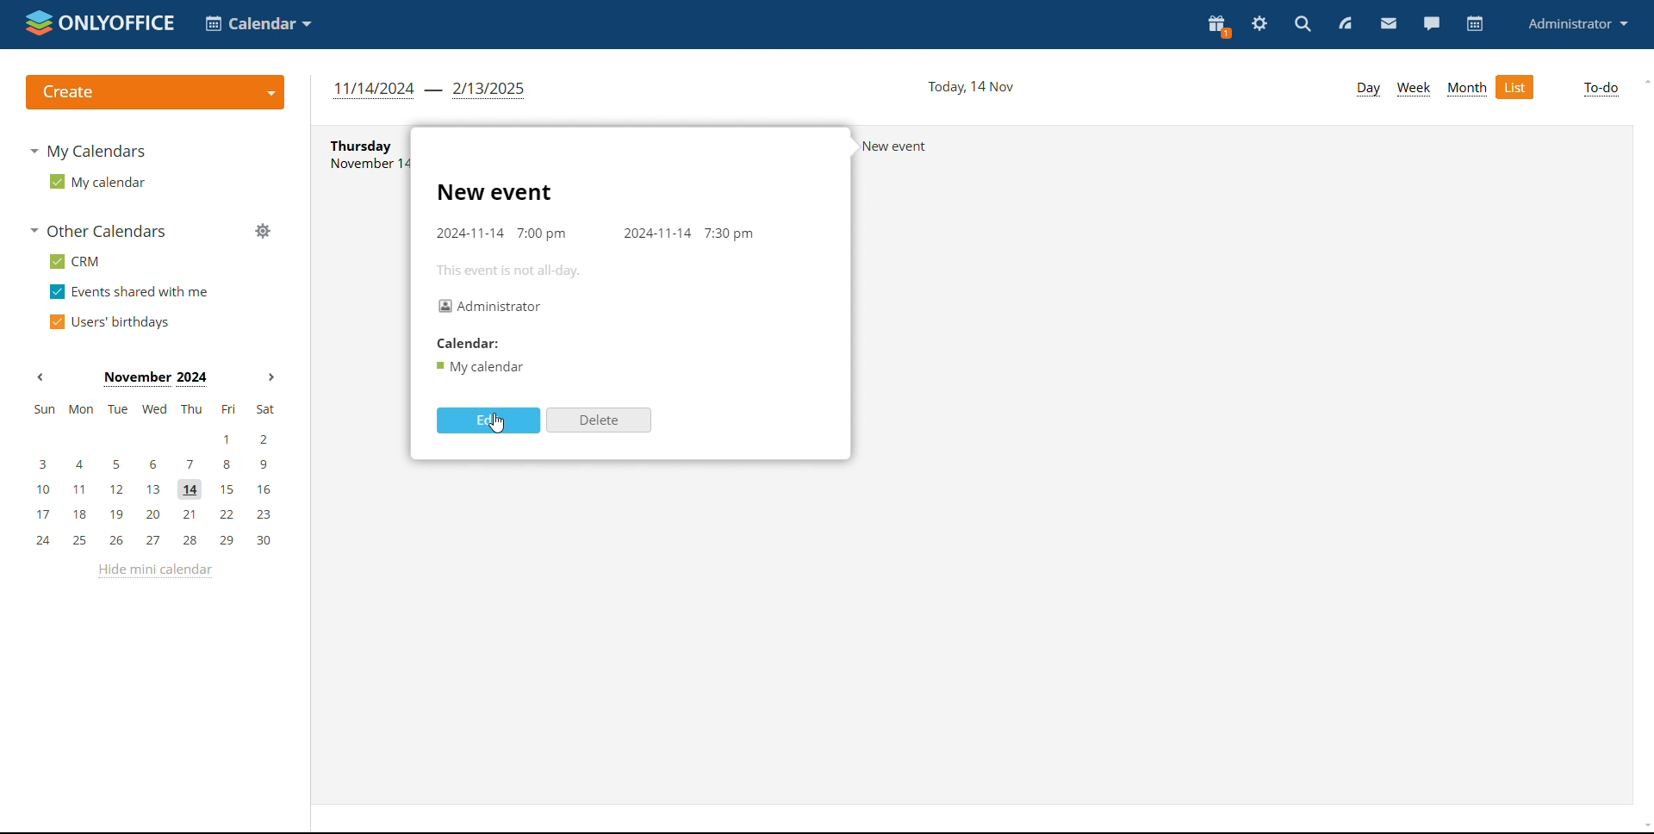  I want to click on mini calendar, so click(152, 476).